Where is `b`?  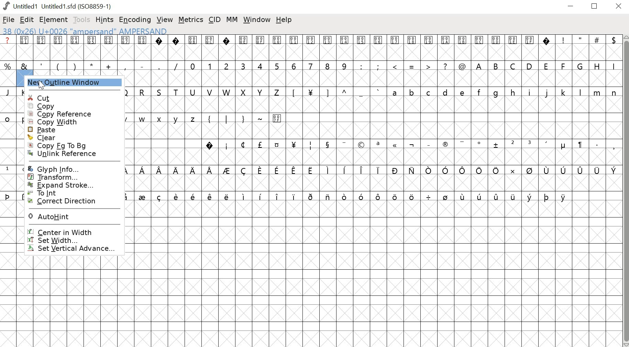 b is located at coordinates (413, 92).